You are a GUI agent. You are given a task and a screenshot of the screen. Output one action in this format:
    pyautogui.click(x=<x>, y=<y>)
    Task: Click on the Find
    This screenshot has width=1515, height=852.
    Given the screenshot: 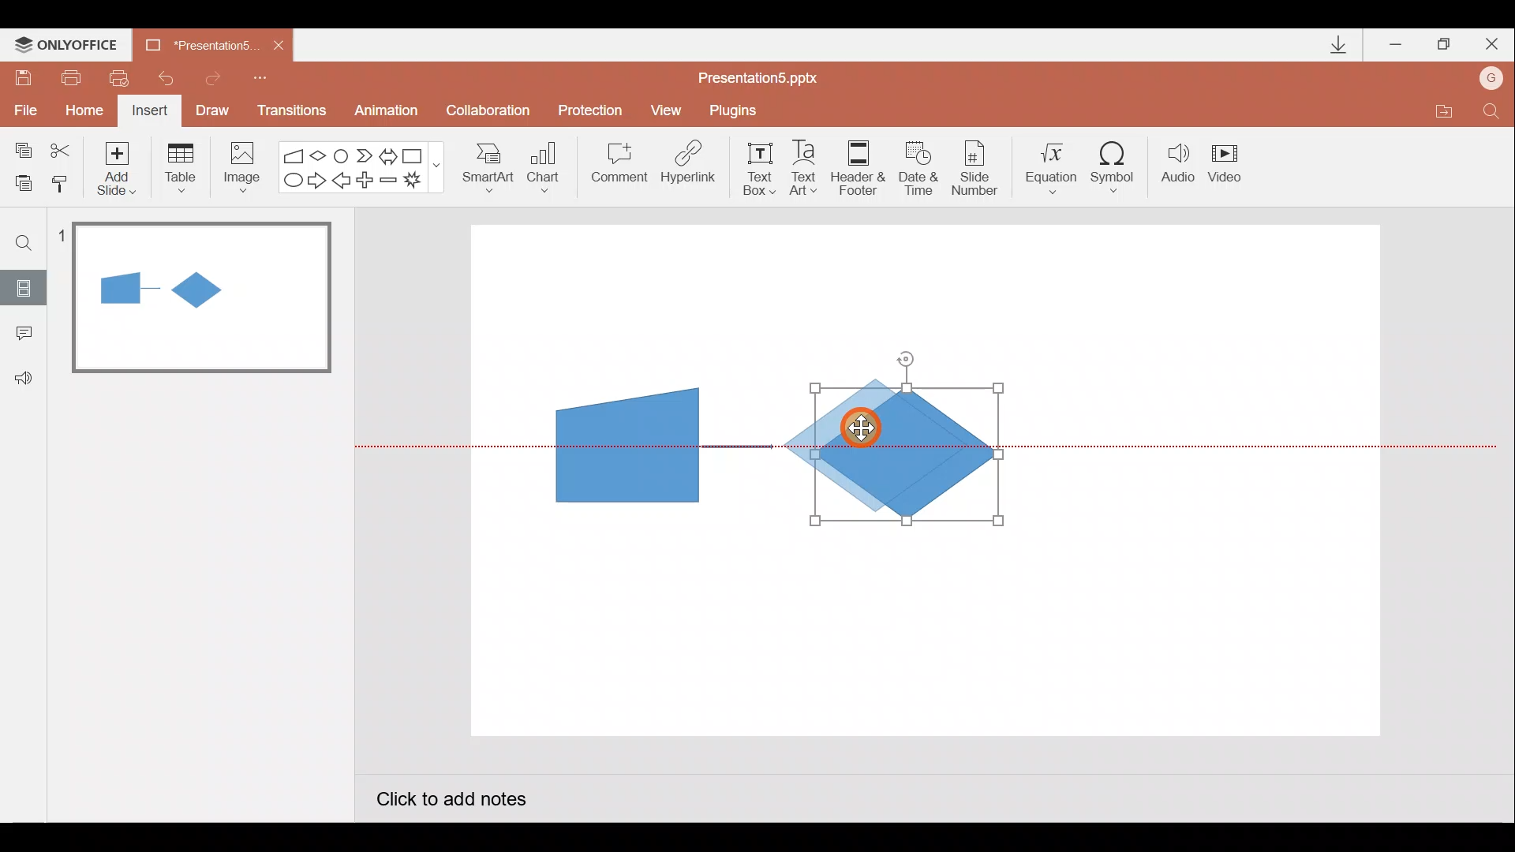 What is the action you would take?
    pyautogui.click(x=1491, y=115)
    